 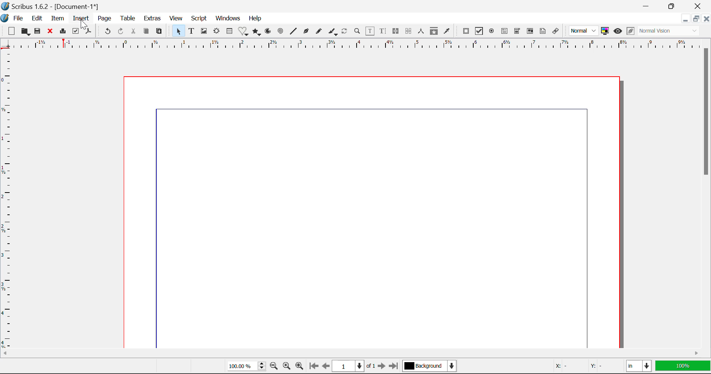 What do you see at coordinates (146, 31) in the screenshot?
I see `Copy` at bounding box center [146, 31].